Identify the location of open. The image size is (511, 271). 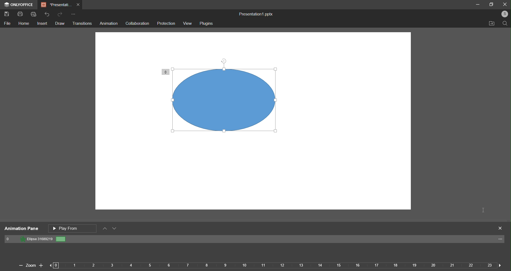
(490, 24).